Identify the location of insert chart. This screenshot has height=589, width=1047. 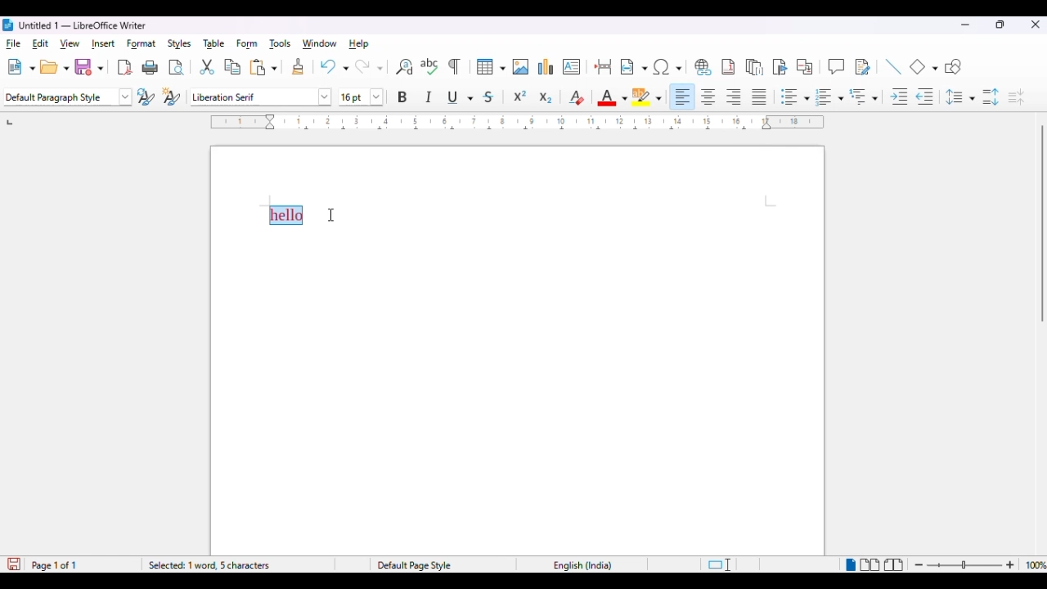
(546, 66).